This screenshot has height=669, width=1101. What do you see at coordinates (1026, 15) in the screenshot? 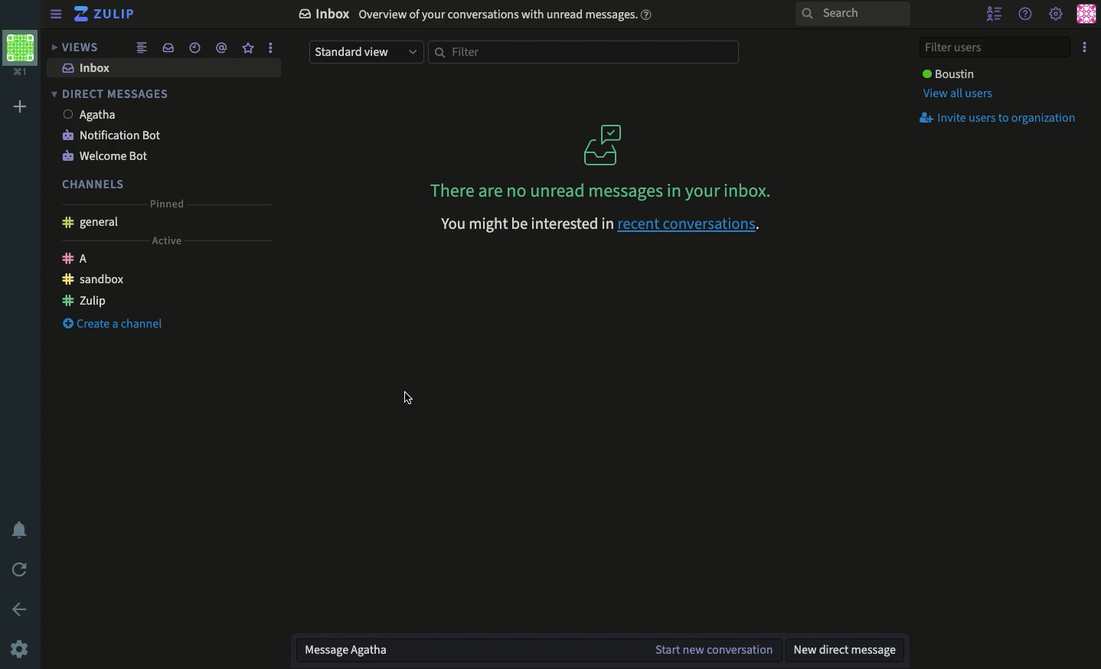
I see `Help` at bounding box center [1026, 15].